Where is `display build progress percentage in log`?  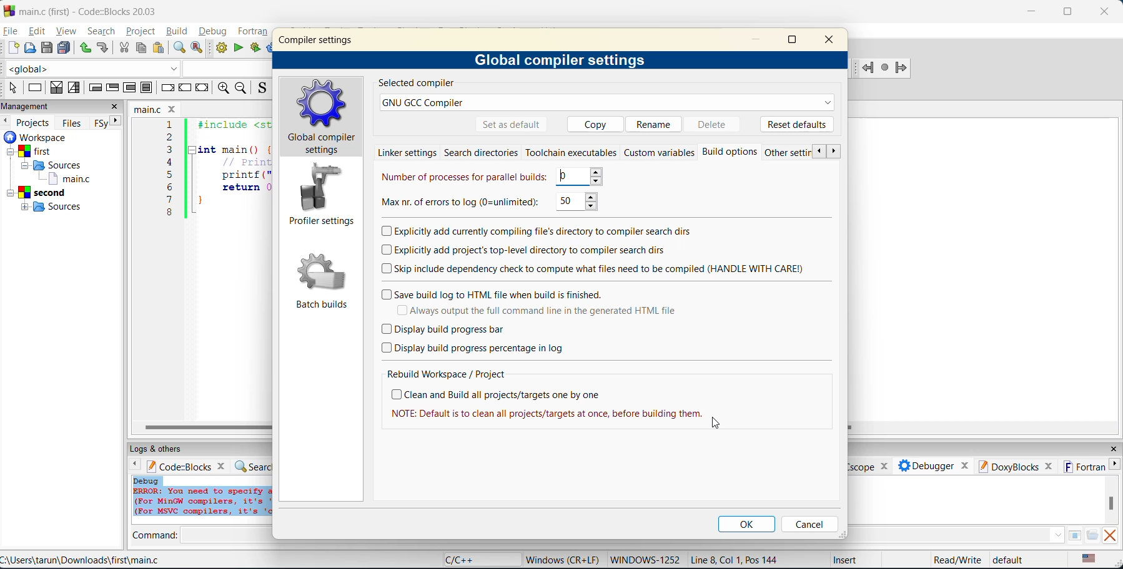
display build progress percentage in log is located at coordinates (476, 348).